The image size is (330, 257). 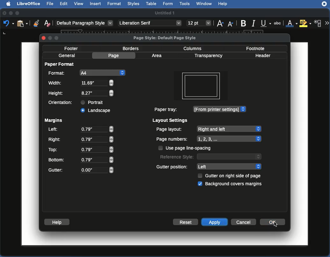 I want to click on Font color, so click(x=291, y=22).